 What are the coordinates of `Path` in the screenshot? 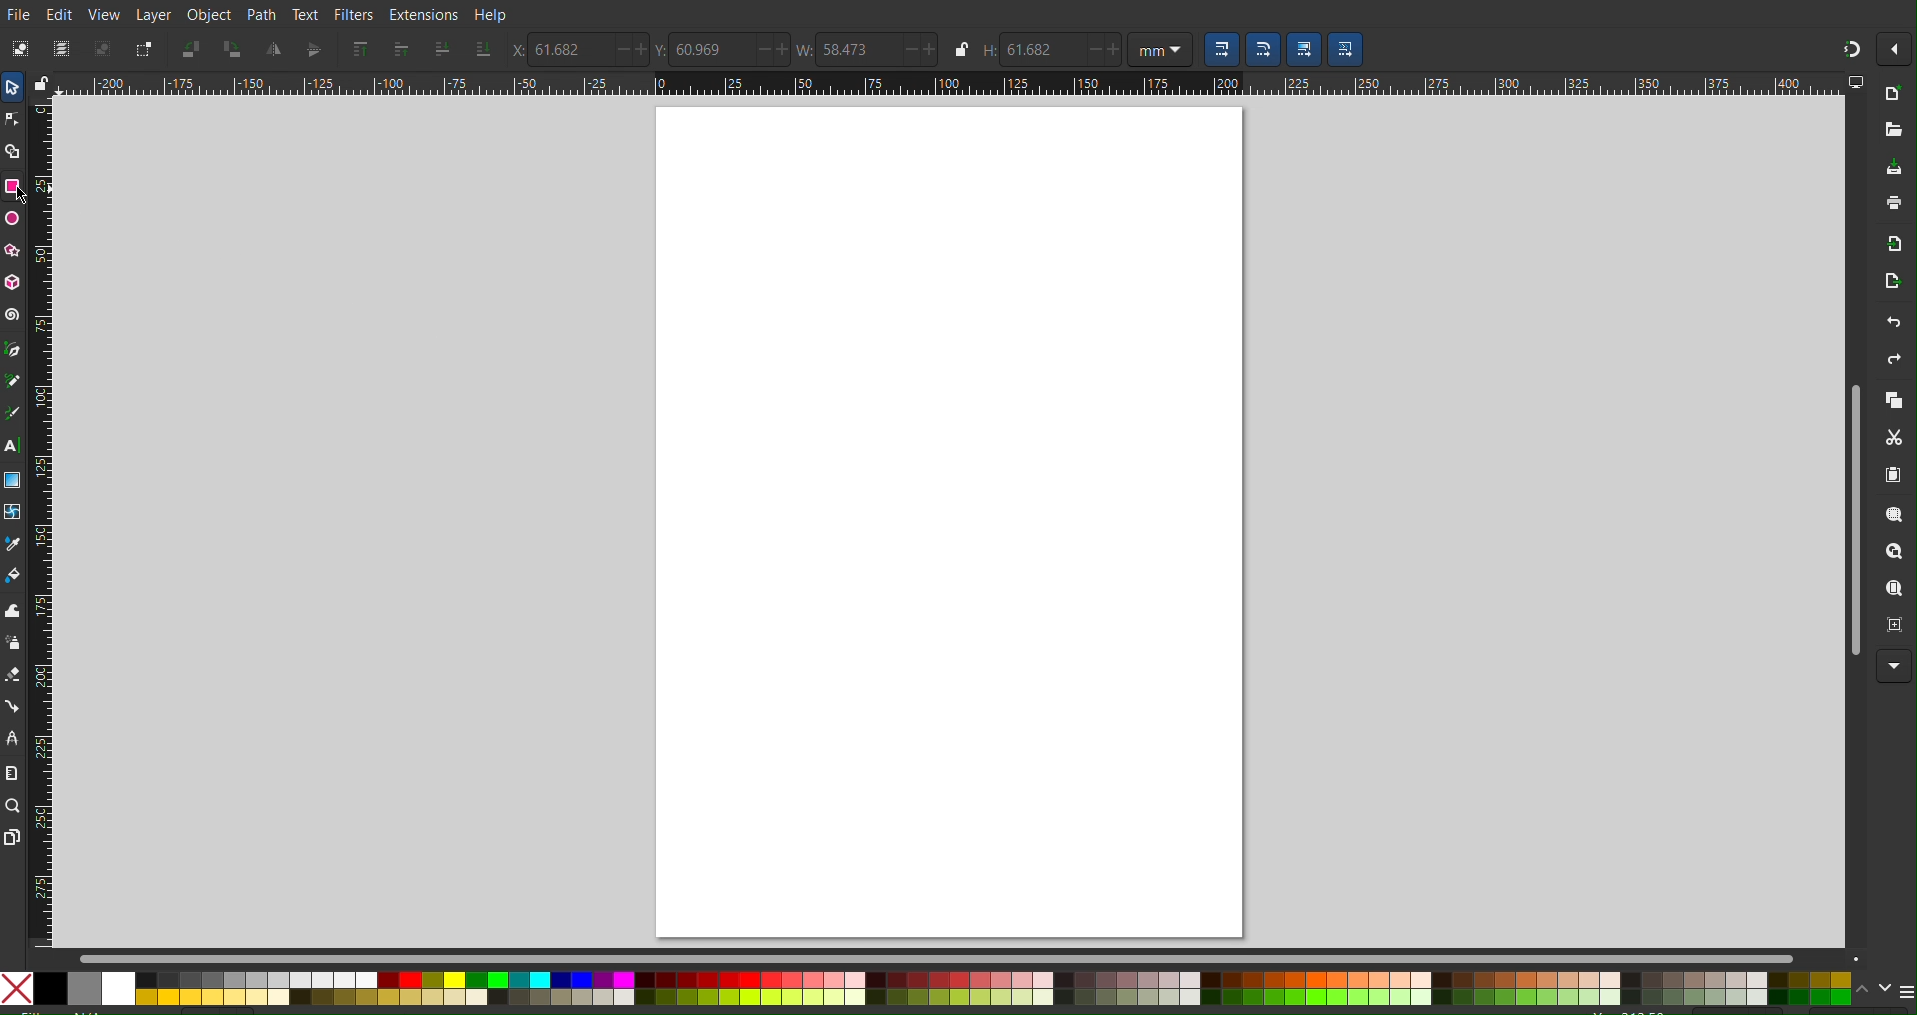 It's located at (259, 15).